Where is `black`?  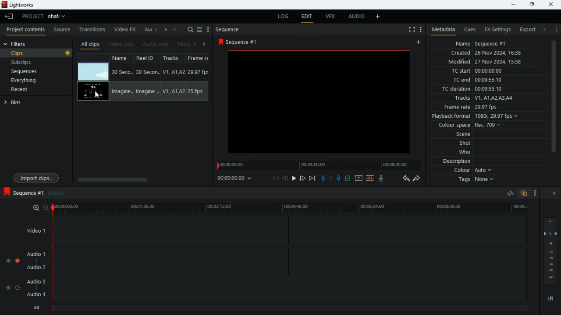
black is located at coordinates (60, 192).